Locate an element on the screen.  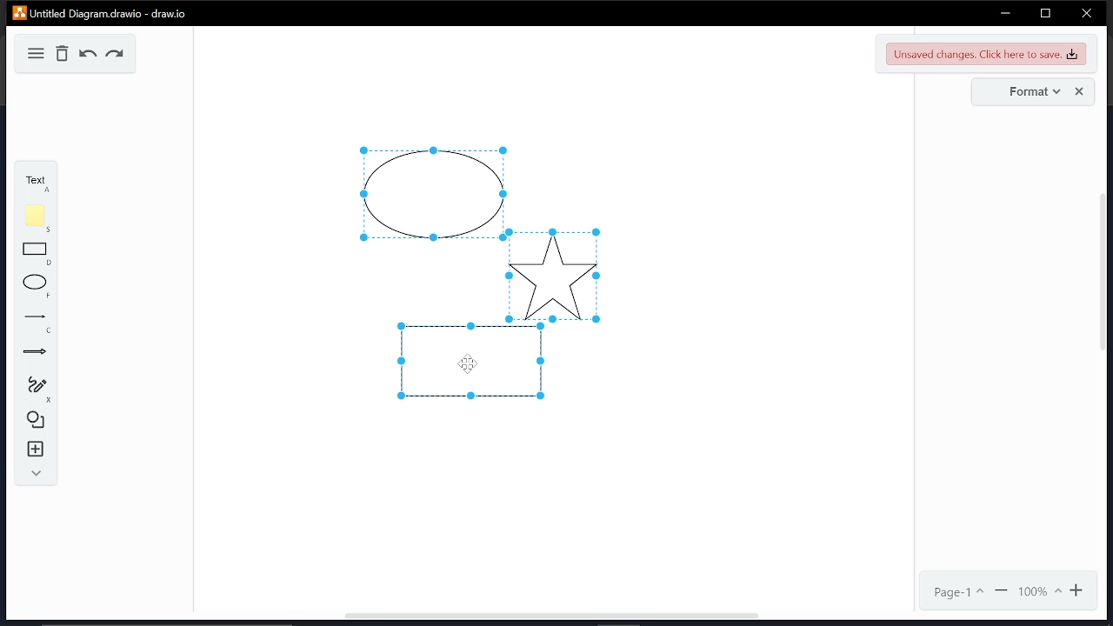
vertical scrollbar is located at coordinates (1106, 278).